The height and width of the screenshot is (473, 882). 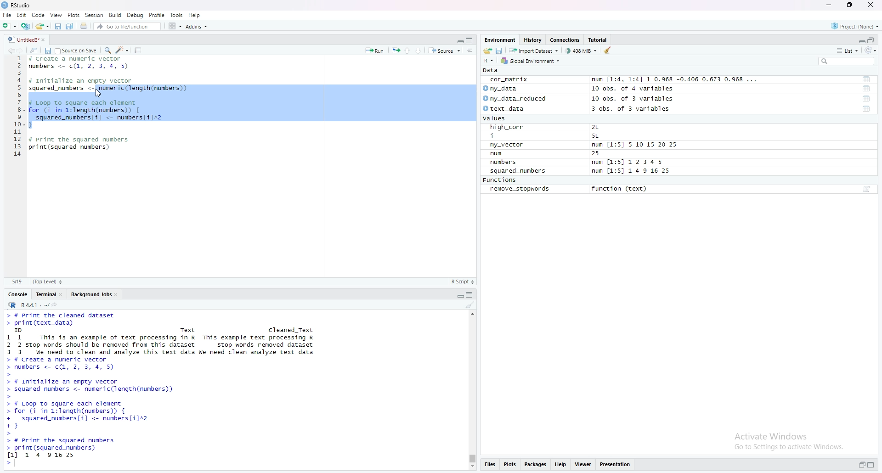 What do you see at coordinates (94, 15) in the screenshot?
I see `Session` at bounding box center [94, 15].